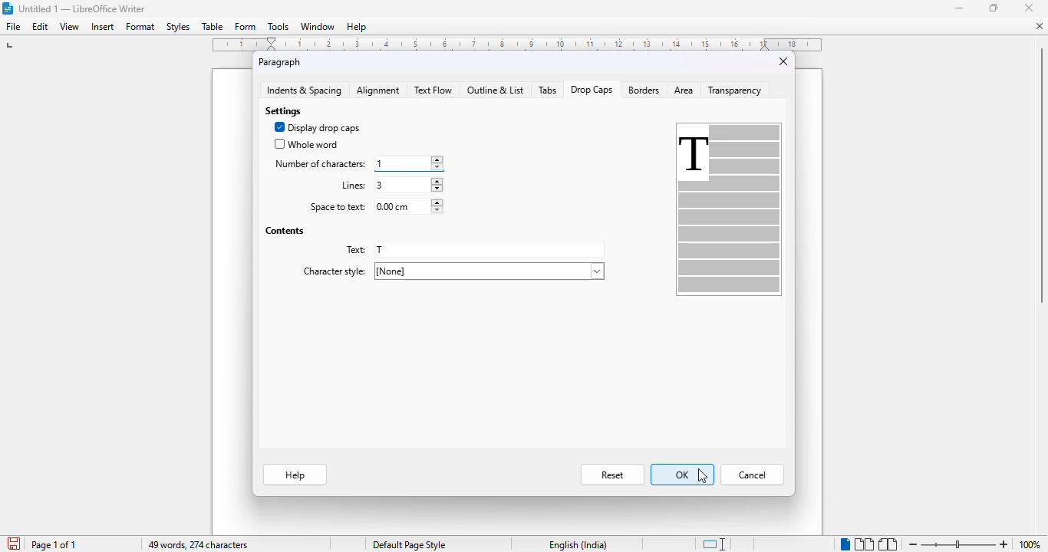 Image resolution: width=1048 pixels, height=552 pixels. What do you see at coordinates (213, 26) in the screenshot?
I see `table` at bounding box center [213, 26].